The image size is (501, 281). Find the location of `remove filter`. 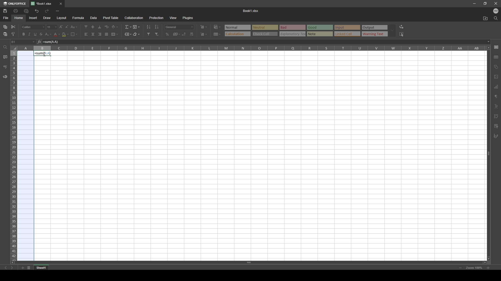

remove filter is located at coordinates (157, 34).